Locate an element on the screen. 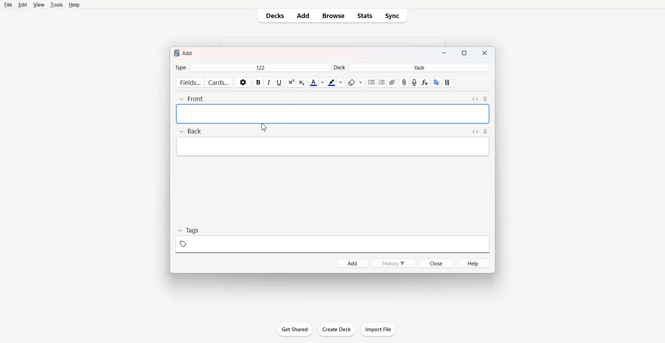  Tags is located at coordinates (333, 240).